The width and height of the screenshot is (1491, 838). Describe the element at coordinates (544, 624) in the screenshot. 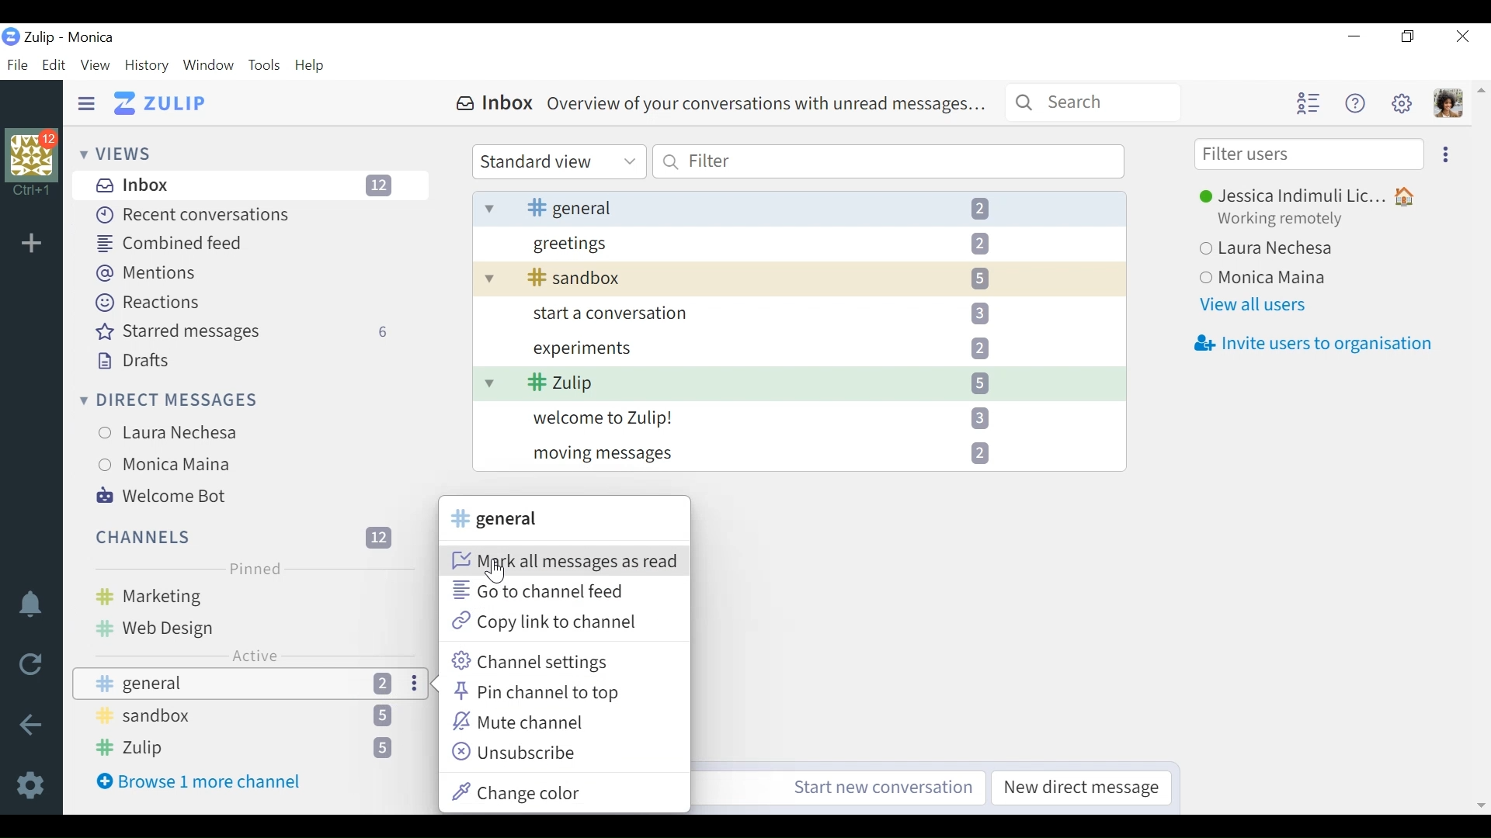

I see `Copy link to channel` at that location.